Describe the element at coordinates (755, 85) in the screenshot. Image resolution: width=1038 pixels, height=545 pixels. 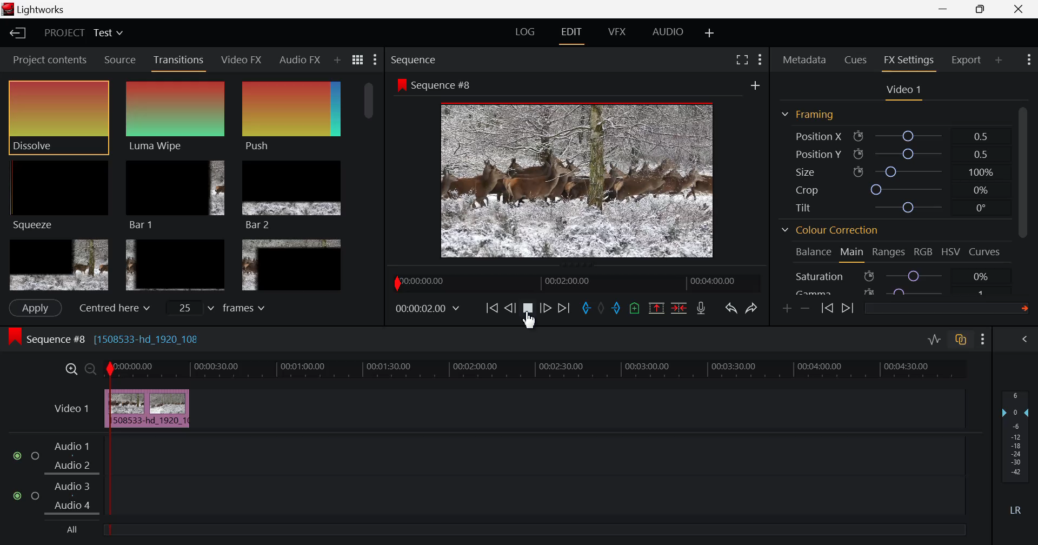
I see `Add` at that location.